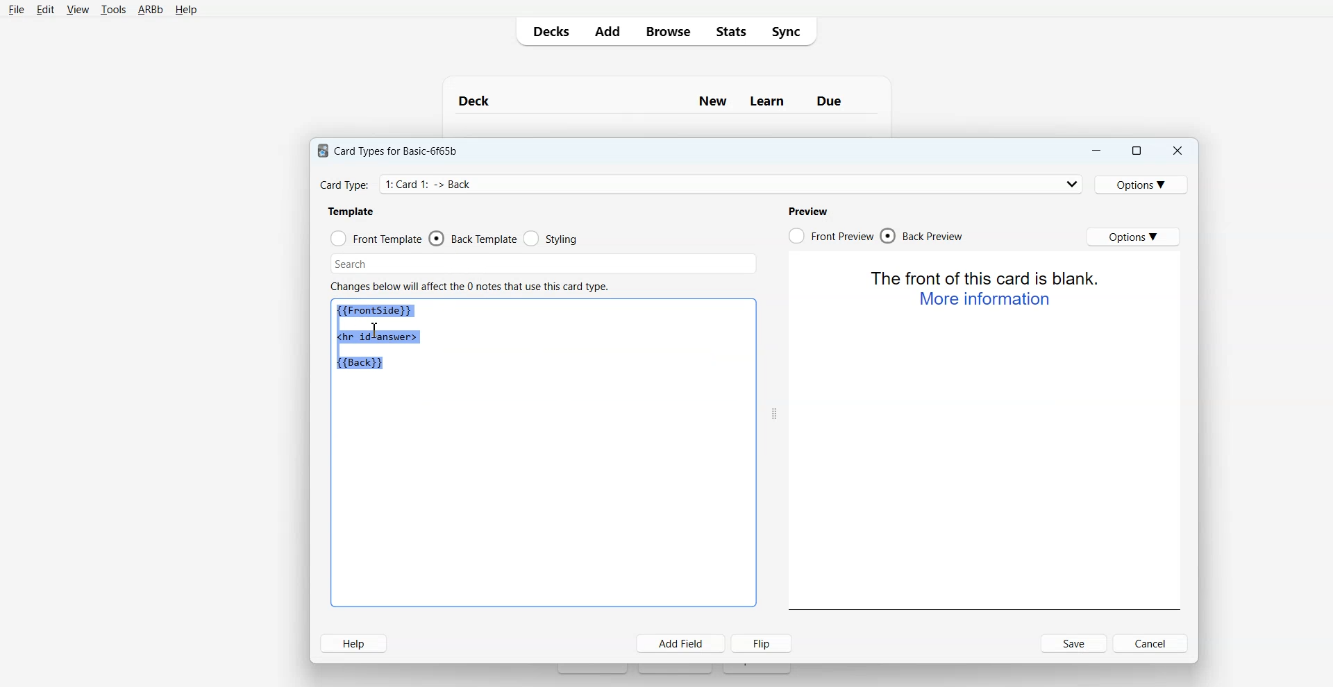 This screenshot has width=1333, height=687. I want to click on Flip, so click(763, 643).